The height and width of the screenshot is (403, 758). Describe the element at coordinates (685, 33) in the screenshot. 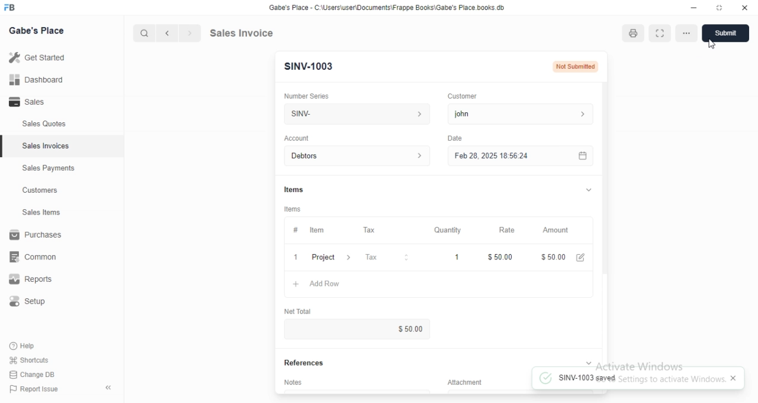

I see `more` at that location.